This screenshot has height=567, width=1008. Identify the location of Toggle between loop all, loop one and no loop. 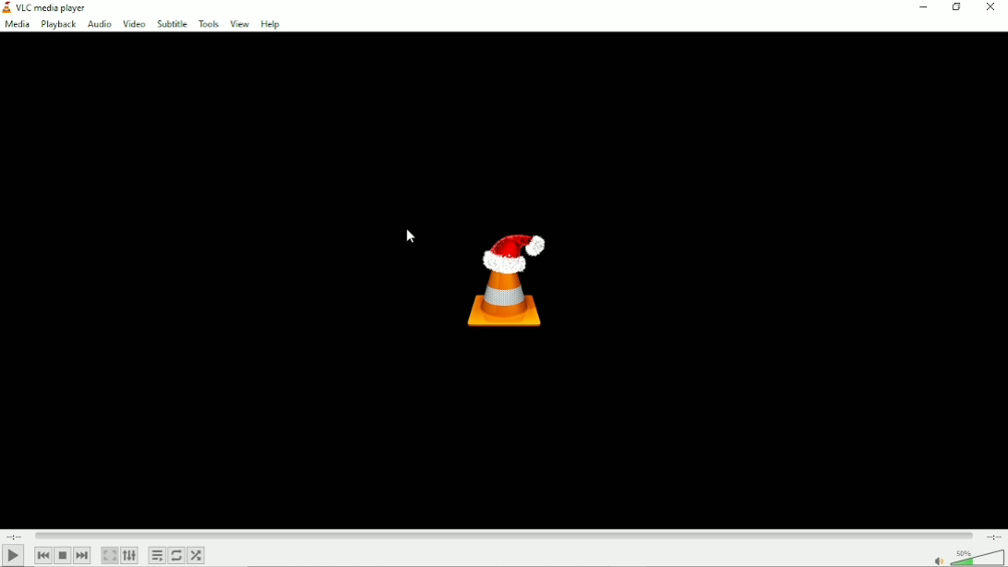
(175, 556).